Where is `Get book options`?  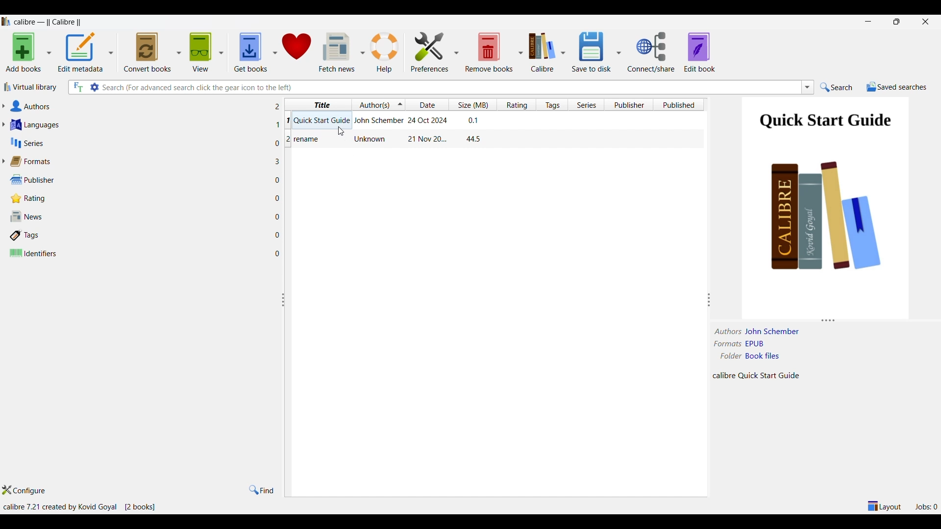 Get book options is located at coordinates (274, 52).